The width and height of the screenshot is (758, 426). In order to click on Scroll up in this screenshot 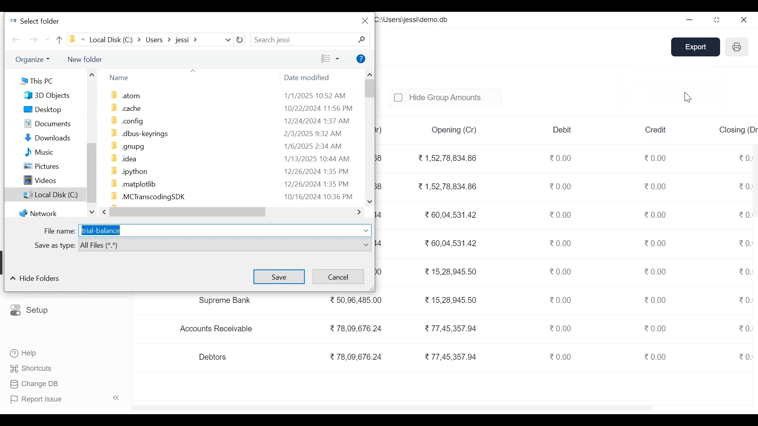, I will do `click(92, 75)`.